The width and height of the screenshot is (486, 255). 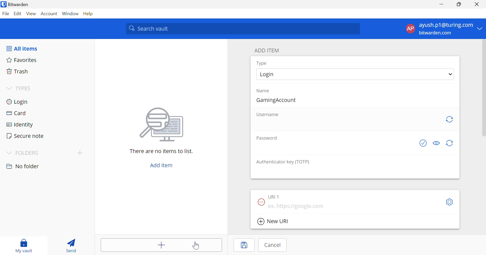 I want to click on Login, so click(x=18, y=102).